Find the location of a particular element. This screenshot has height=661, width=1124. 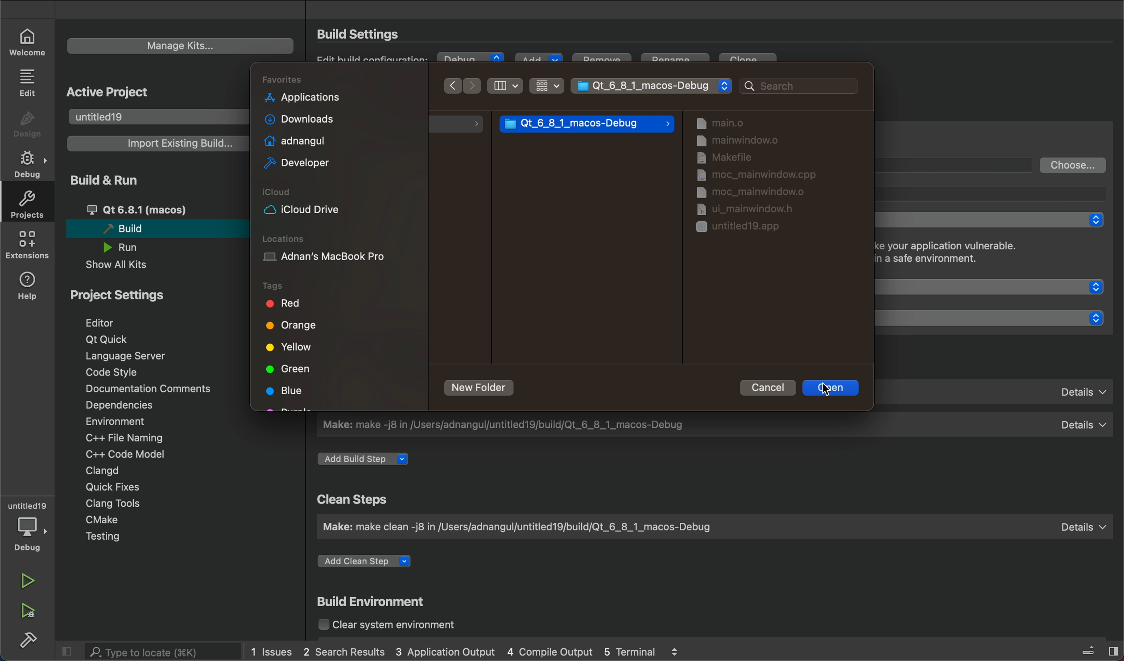

remove is located at coordinates (601, 62).